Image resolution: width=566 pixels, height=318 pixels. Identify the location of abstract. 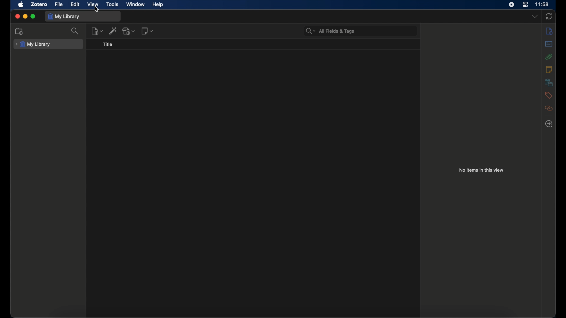
(549, 44).